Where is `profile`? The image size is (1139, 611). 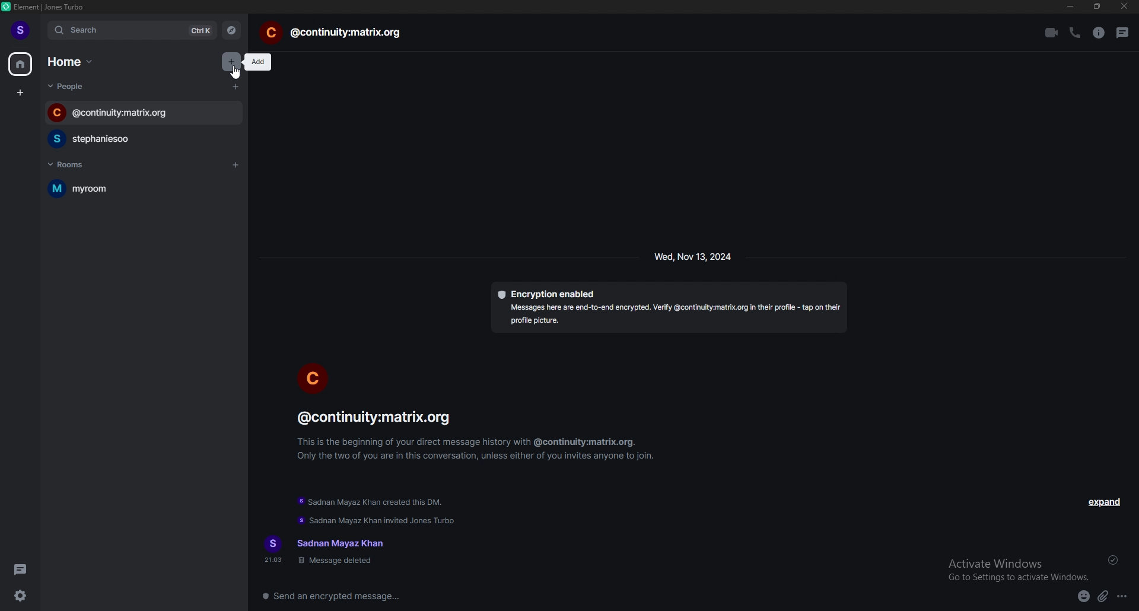
profile is located at coordinates (21, 30).